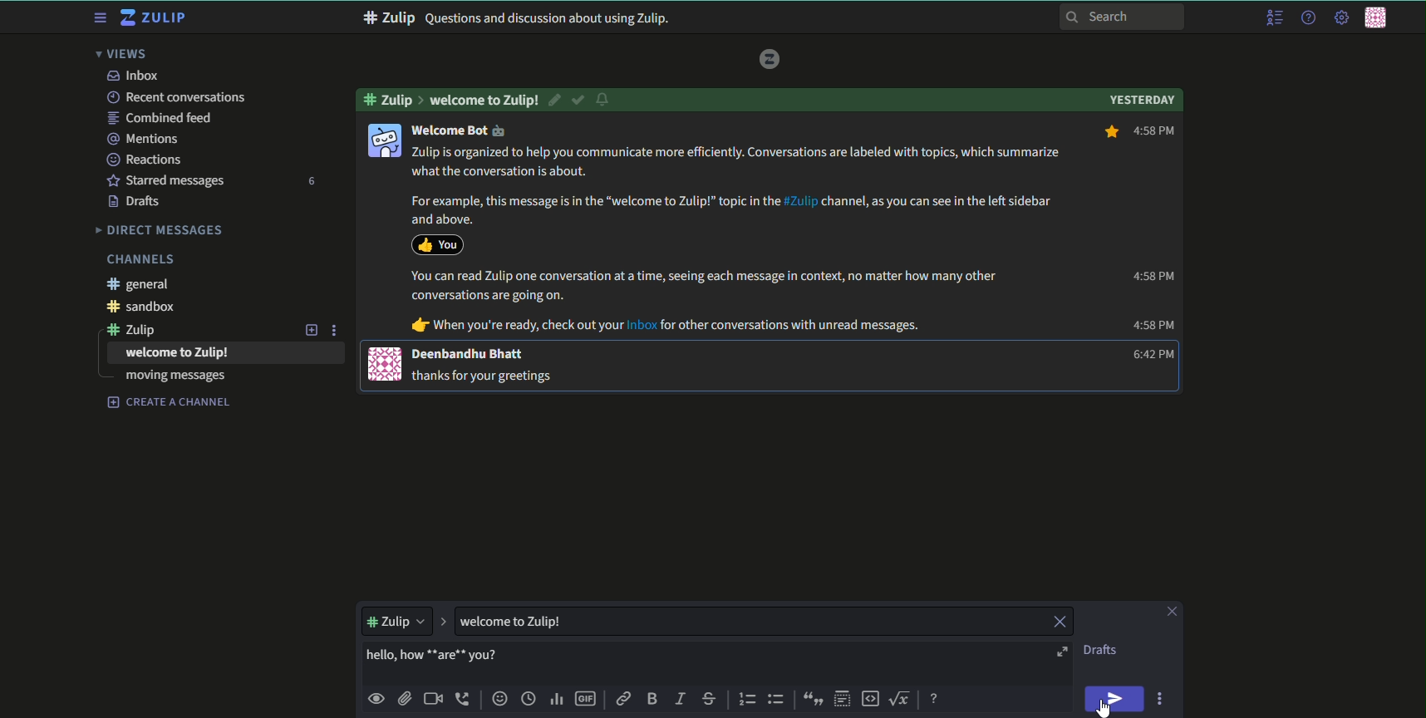 This screenshot has width=1426, height=718. I want to click on add, so click(309, 329).